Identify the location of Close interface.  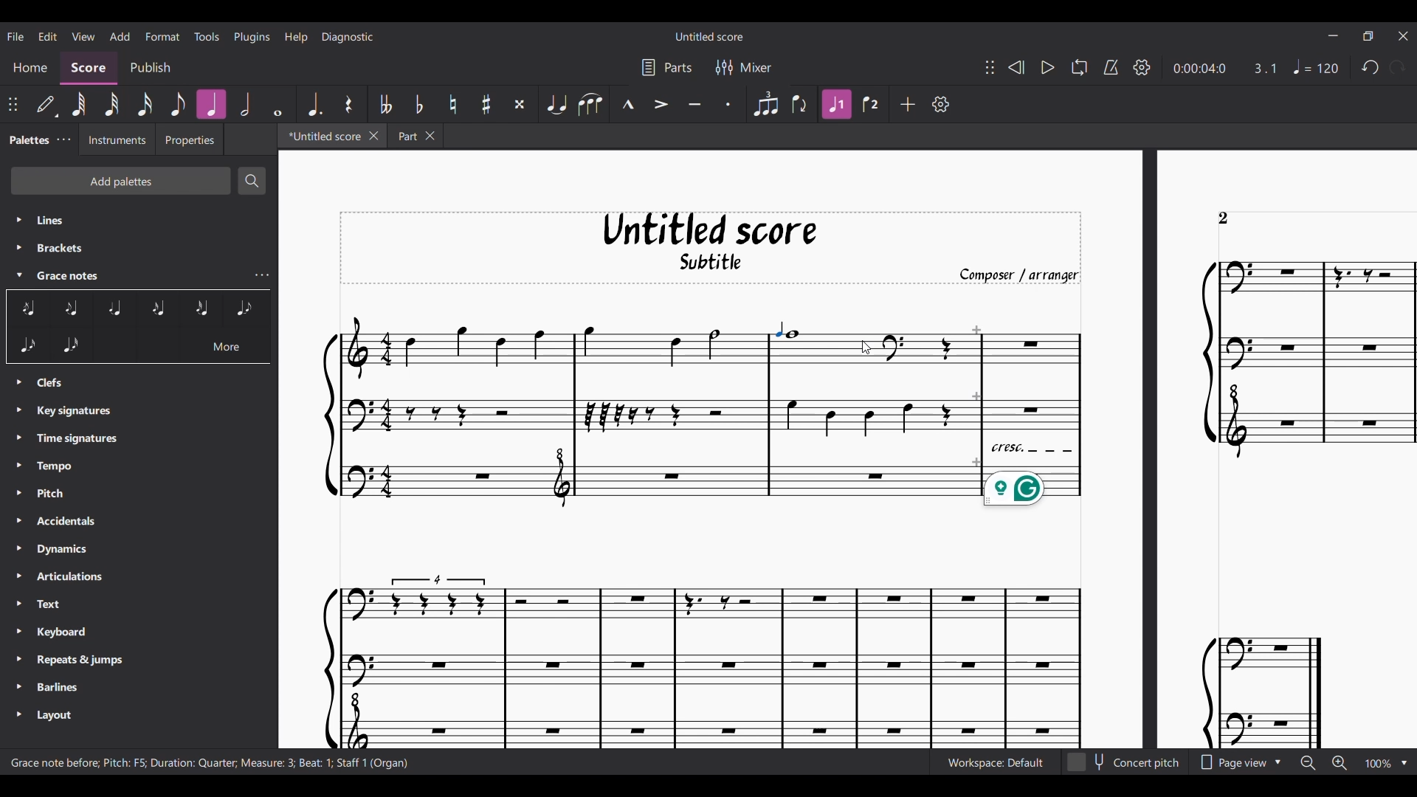
(1404, 36).